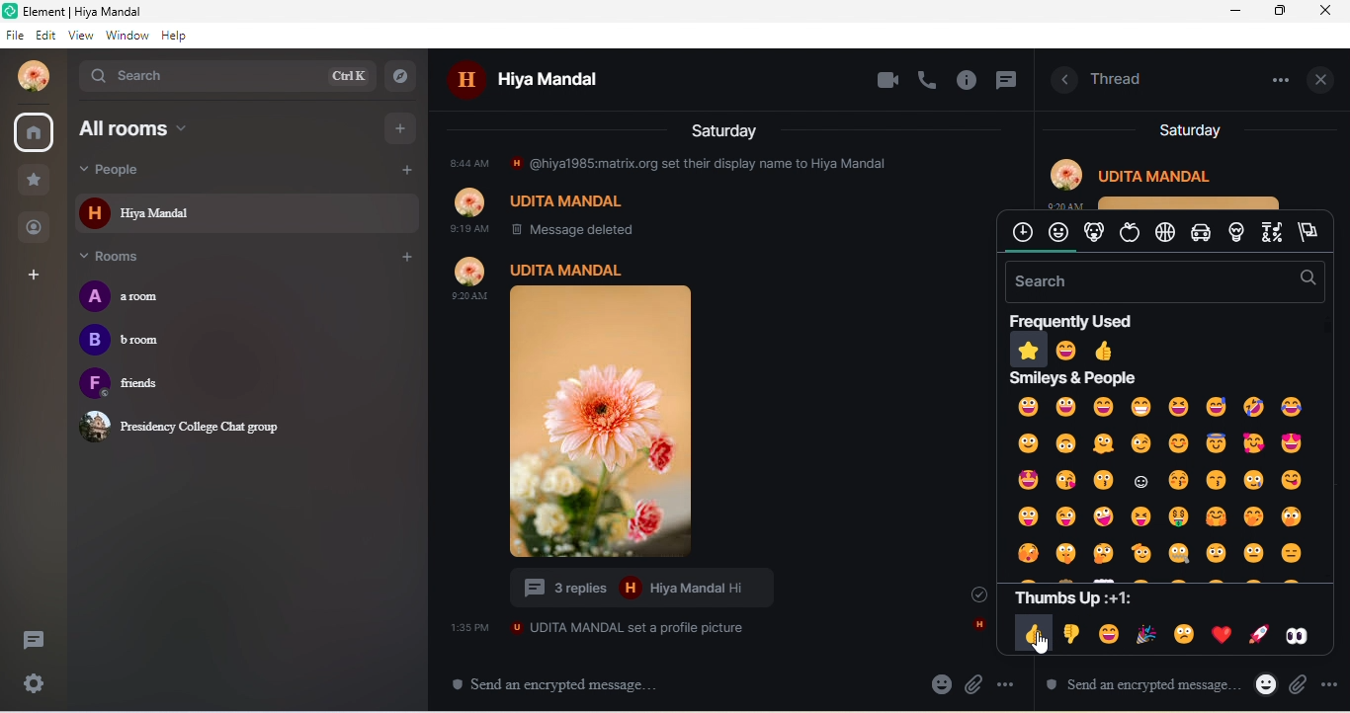 The height and width of the screenshot is (713, 1350). What do you see at coordinates (37, 684) in the screenshot?
I see `settings` at bounding box center [37, 684].